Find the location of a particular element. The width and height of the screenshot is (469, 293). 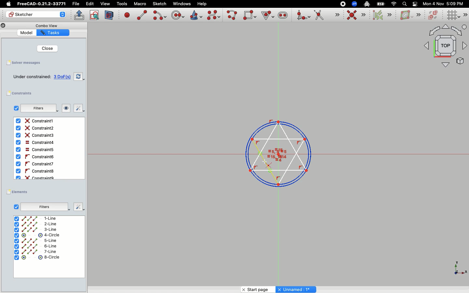

3-Line is located at coordinates (40, 230).